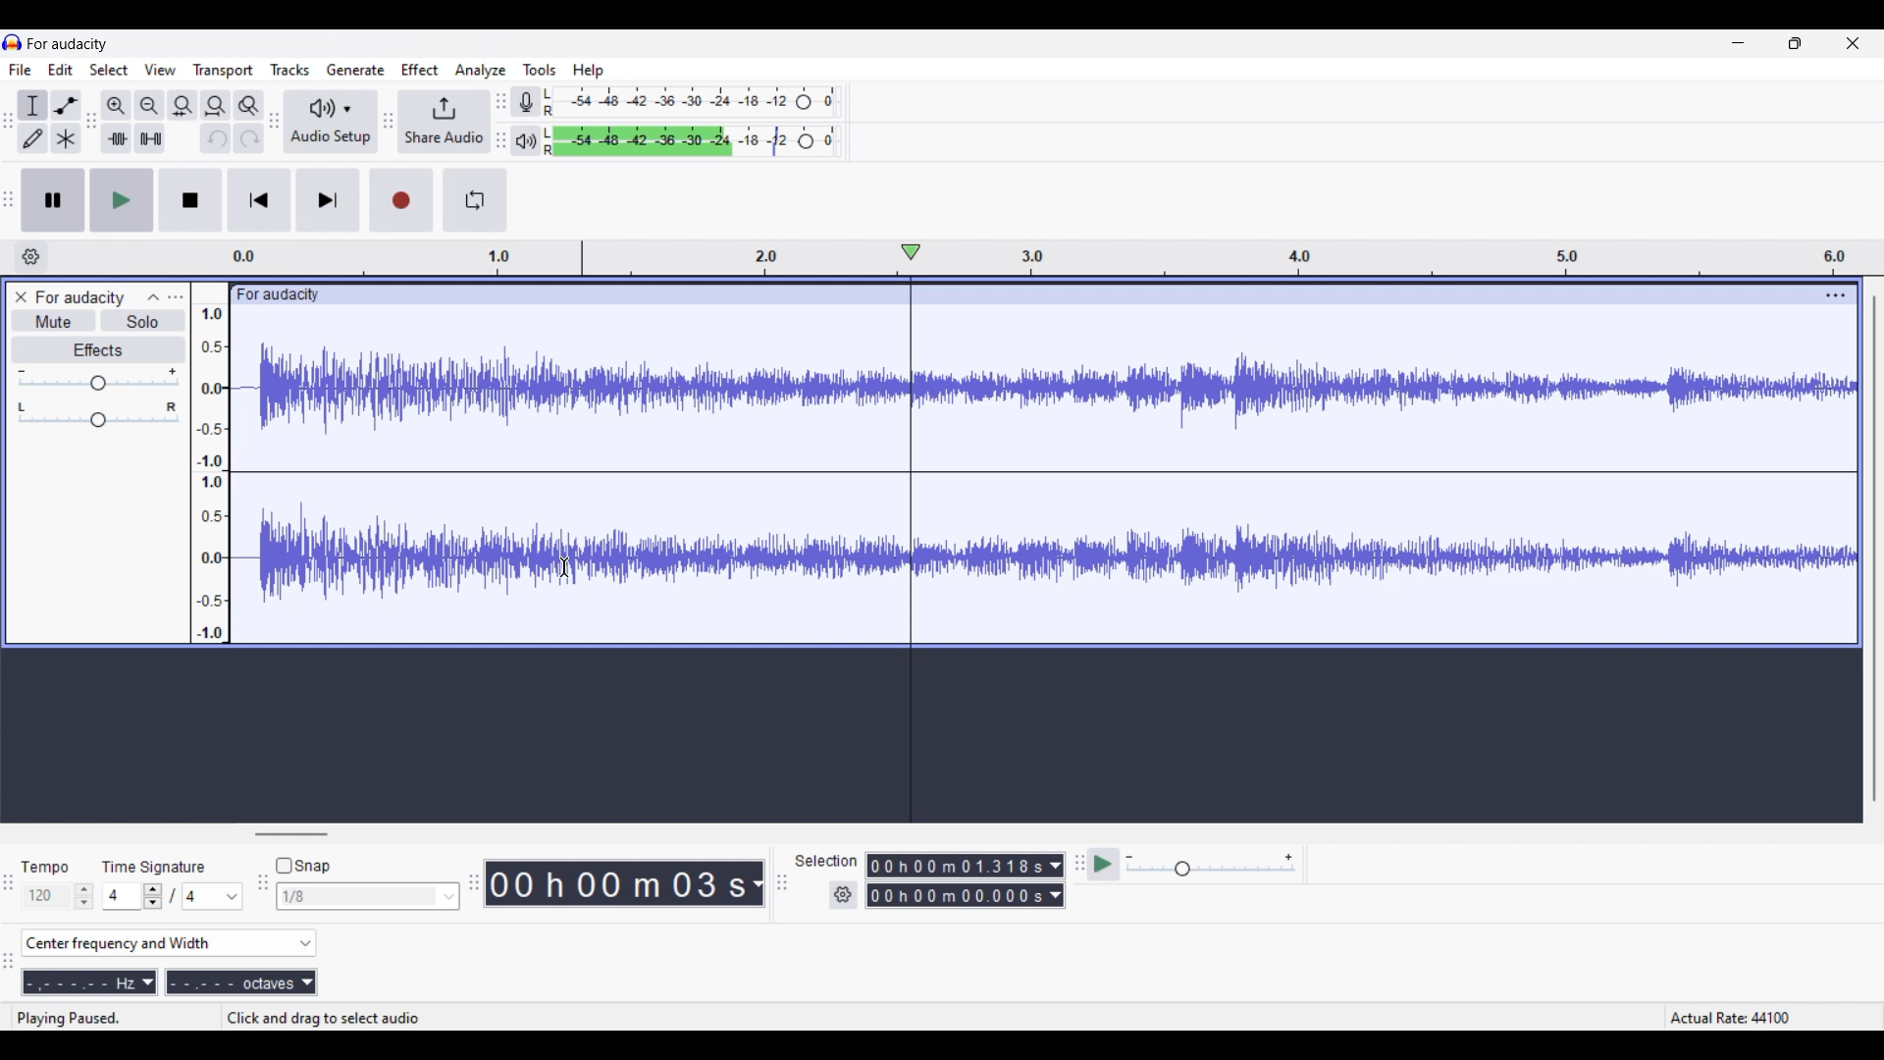 Image resolution: width=1884 pixels, height=1060 pixels. I want to click on Tracks menu, so click(289, 70).